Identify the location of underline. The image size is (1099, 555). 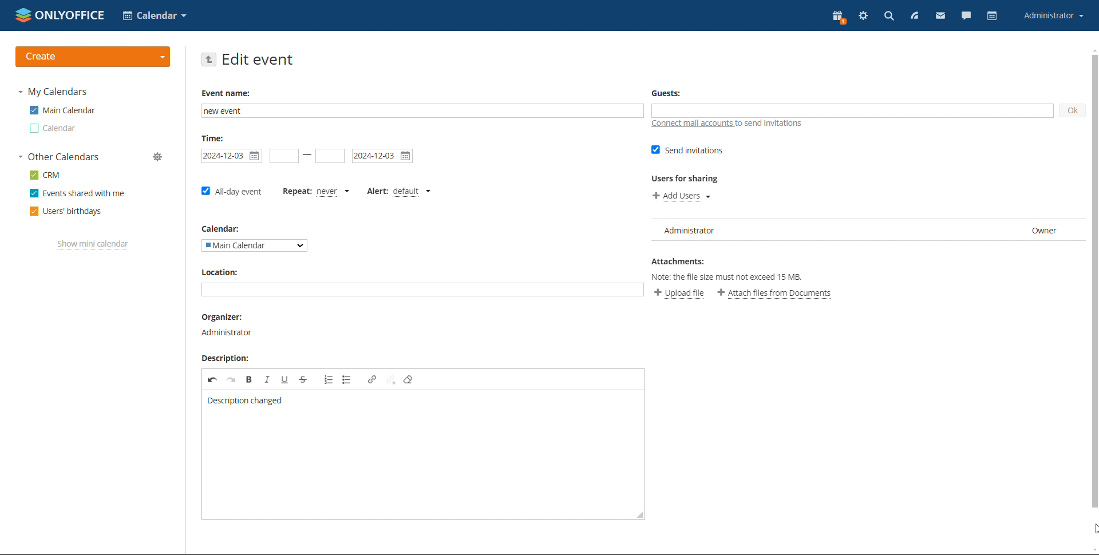
(284, 379).